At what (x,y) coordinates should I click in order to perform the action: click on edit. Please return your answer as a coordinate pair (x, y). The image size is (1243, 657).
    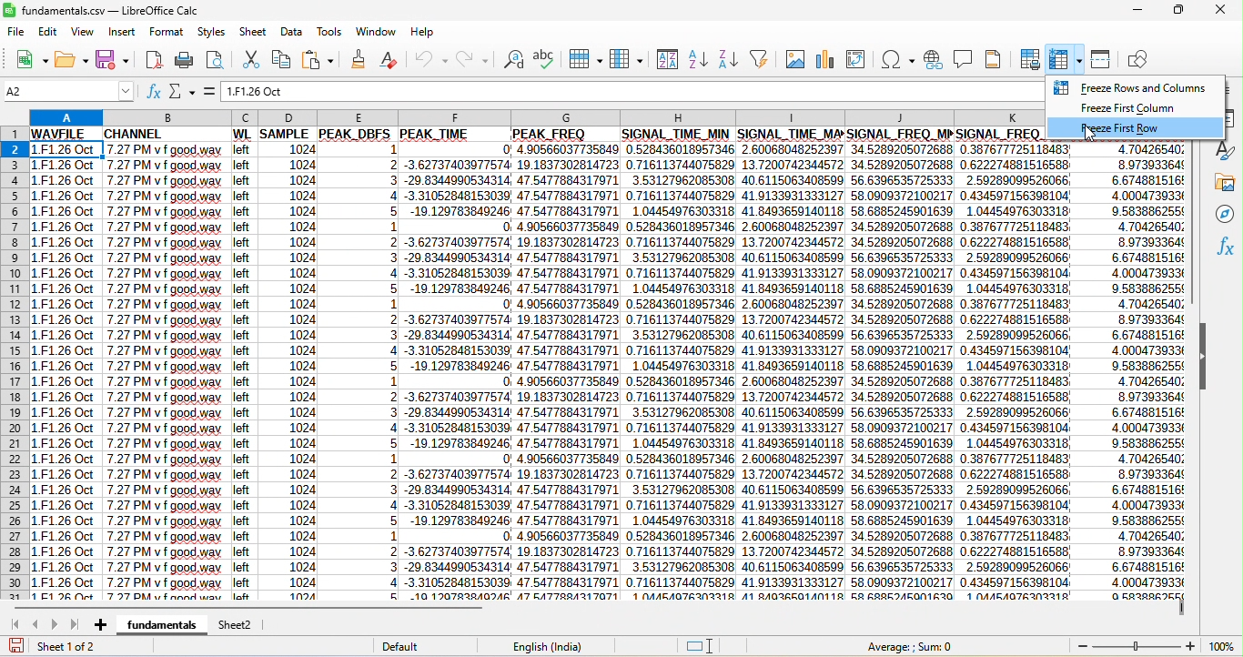
    Looking at the image, I should click on (51, 33).